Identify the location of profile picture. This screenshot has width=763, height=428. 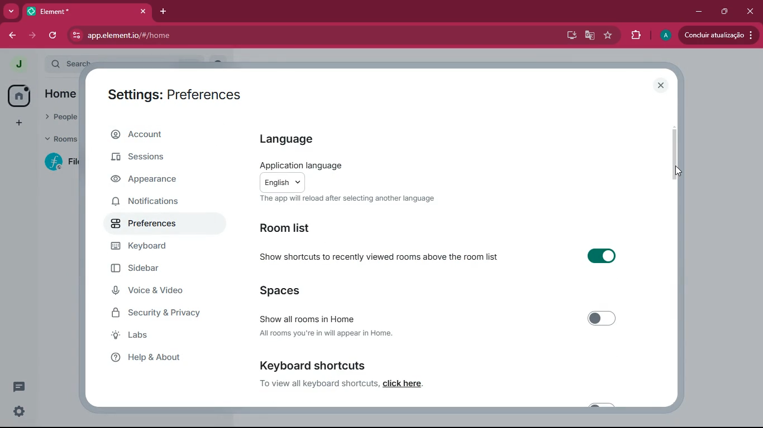
(665, 36).